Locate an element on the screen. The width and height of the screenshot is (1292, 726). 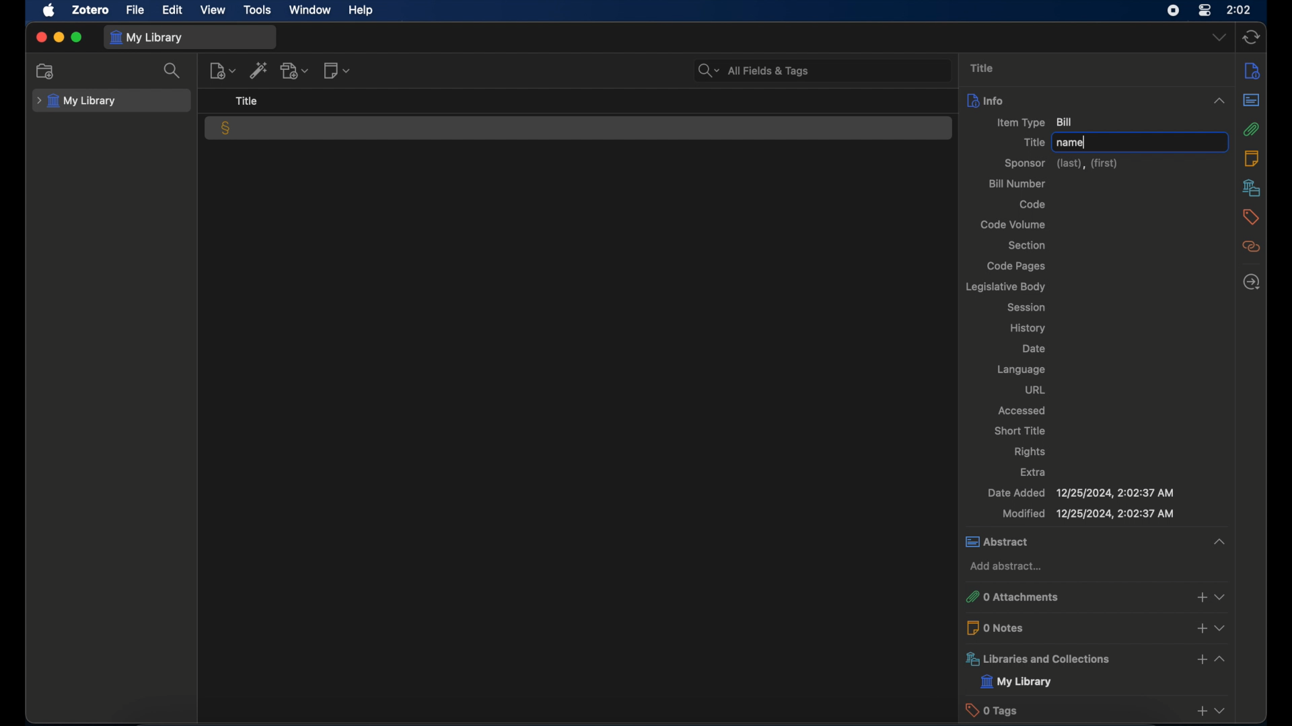
my library is located at coordinates (78, 101).